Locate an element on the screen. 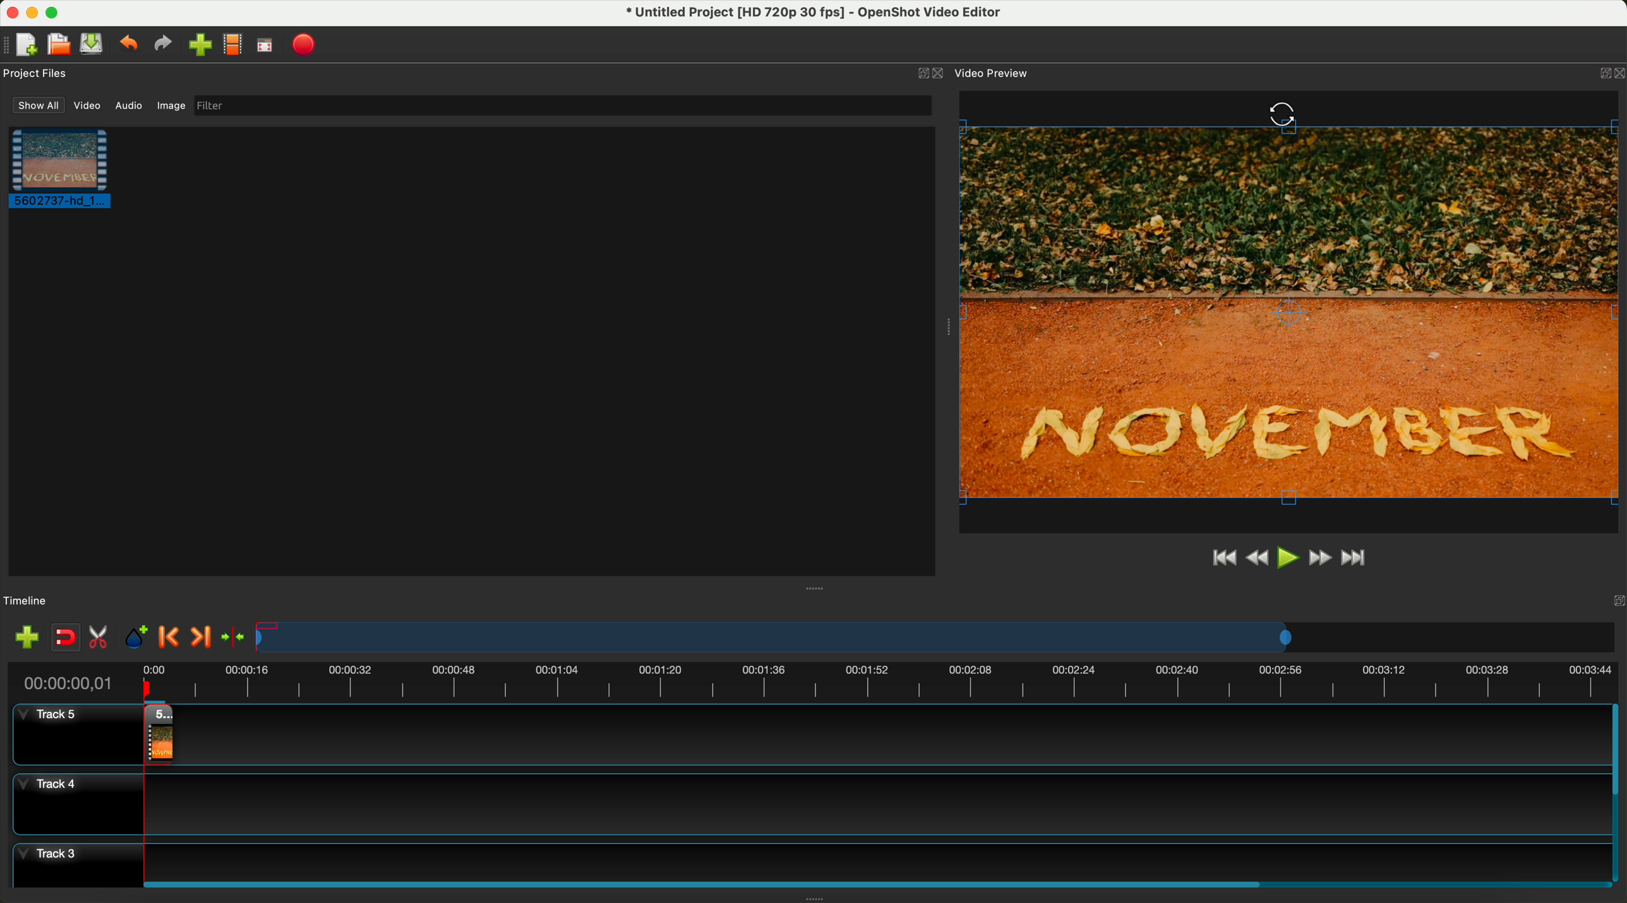 Image resolution: width=1627 pixels, height=903 pixels. add marker is located at coordinates (137, 638).